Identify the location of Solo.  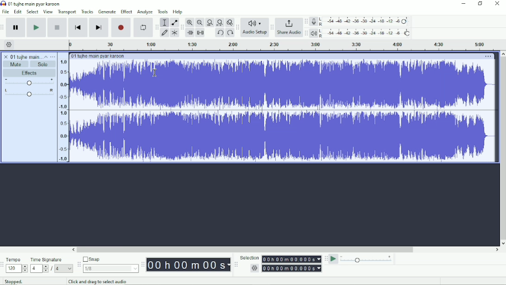
(44, 64).